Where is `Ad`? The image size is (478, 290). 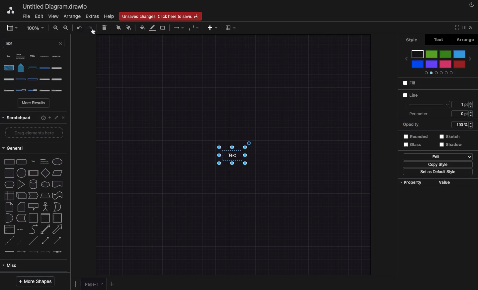 Ad is located at coordinates (213, 27).